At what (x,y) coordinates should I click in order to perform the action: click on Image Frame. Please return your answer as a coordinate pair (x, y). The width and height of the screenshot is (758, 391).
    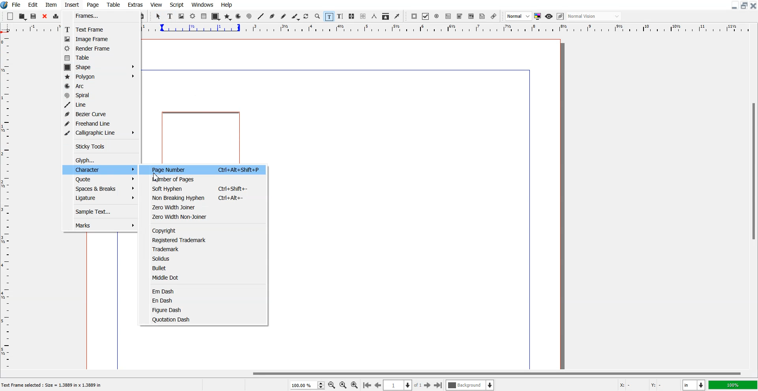
    Looking at the image, I should click on (97, 39).